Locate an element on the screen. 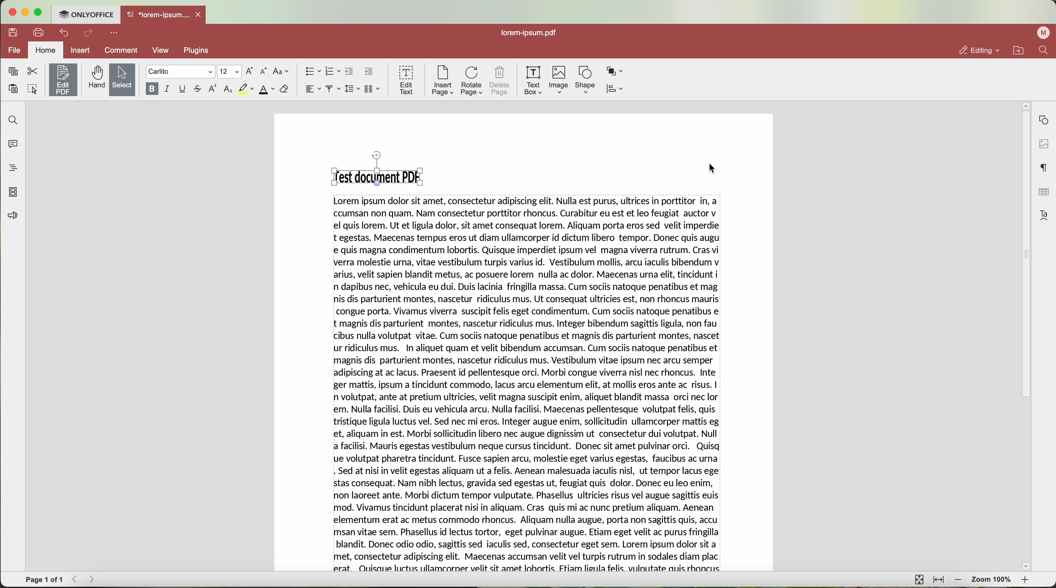  change case is located at coordinates (282, 71).